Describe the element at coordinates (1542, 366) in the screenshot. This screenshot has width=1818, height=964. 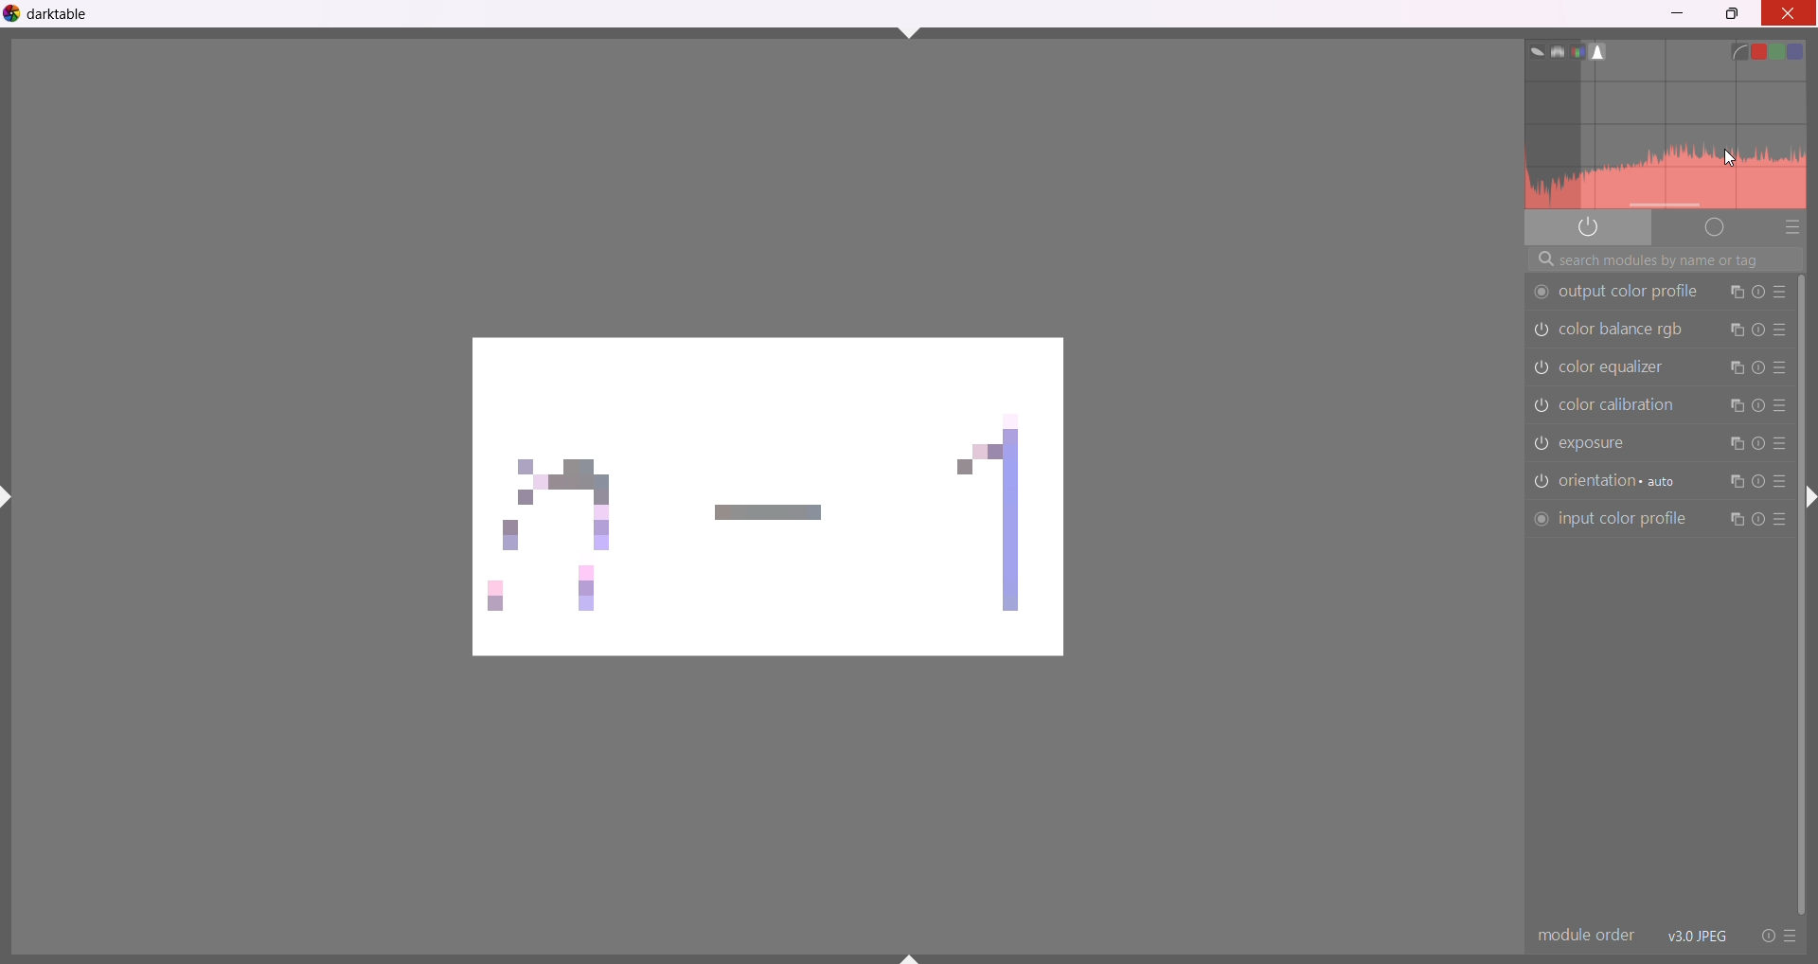
I see `color equalizer switched off` at that location.